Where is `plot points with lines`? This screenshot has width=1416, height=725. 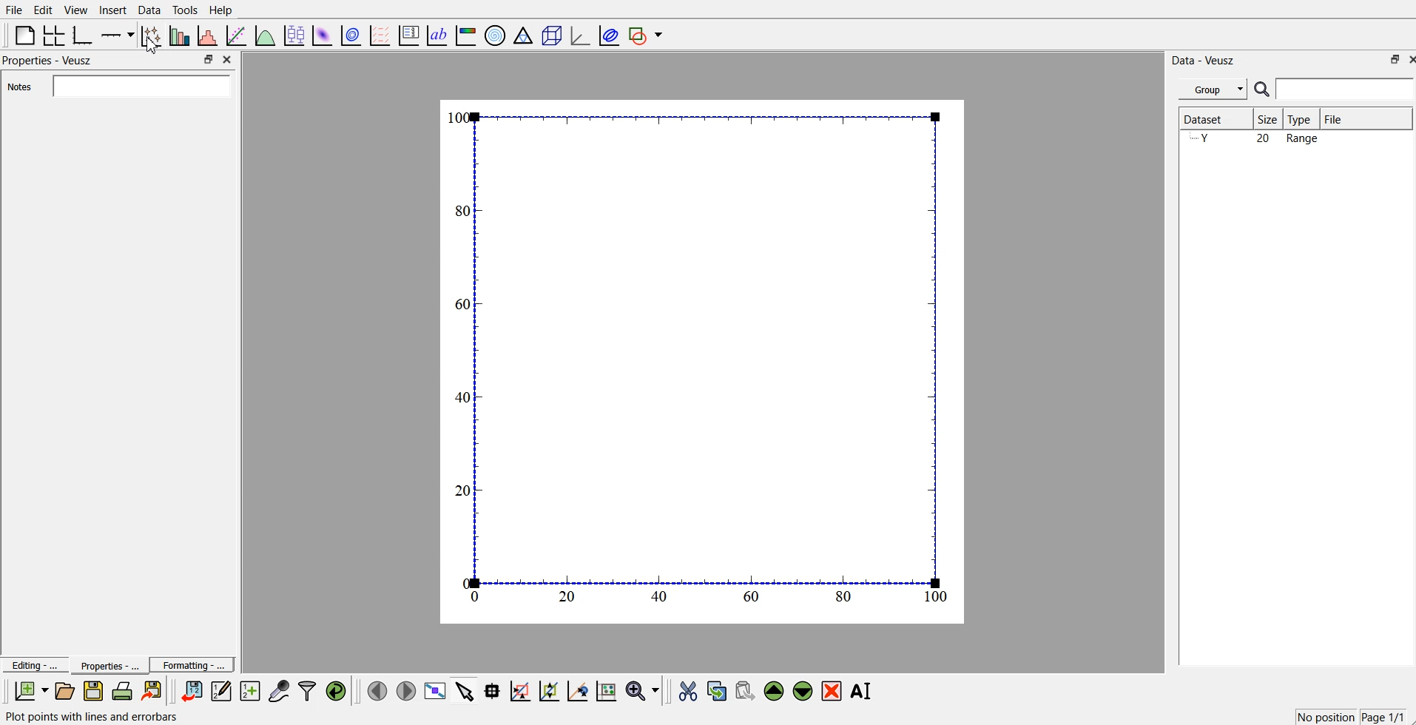
plot points with lines is located at coordinates (152, 36).